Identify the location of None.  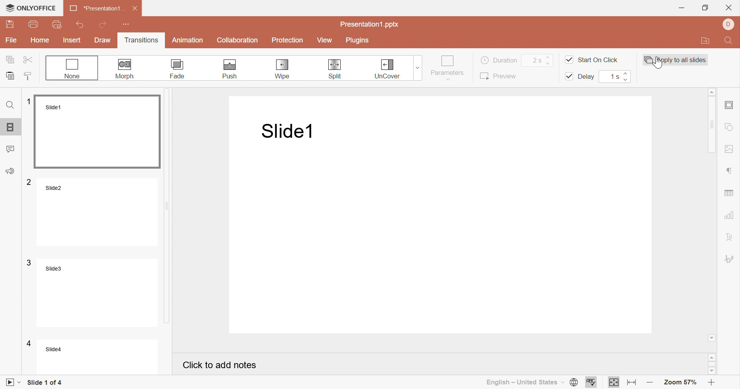
(73, 69).